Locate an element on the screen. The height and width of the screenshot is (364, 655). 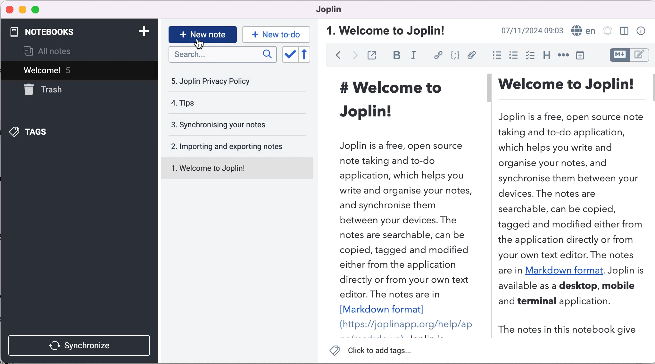
trash is located at coordinates (63, 91).